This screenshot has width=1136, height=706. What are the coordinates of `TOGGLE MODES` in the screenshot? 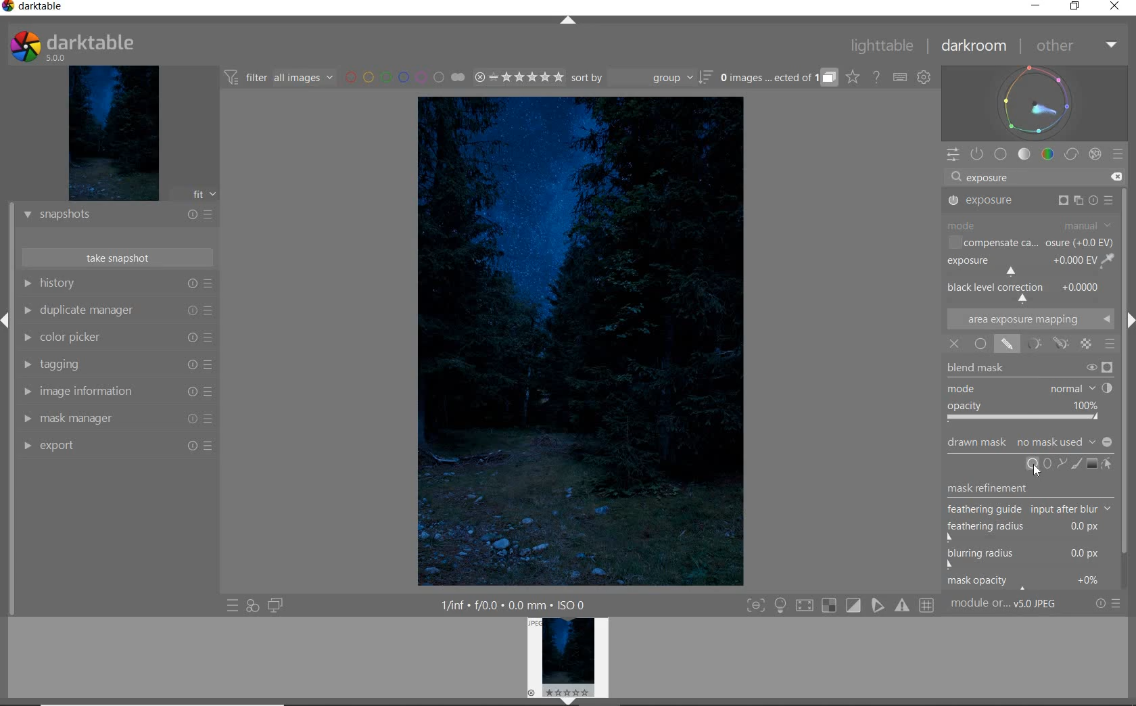 It's located at (840, 605).